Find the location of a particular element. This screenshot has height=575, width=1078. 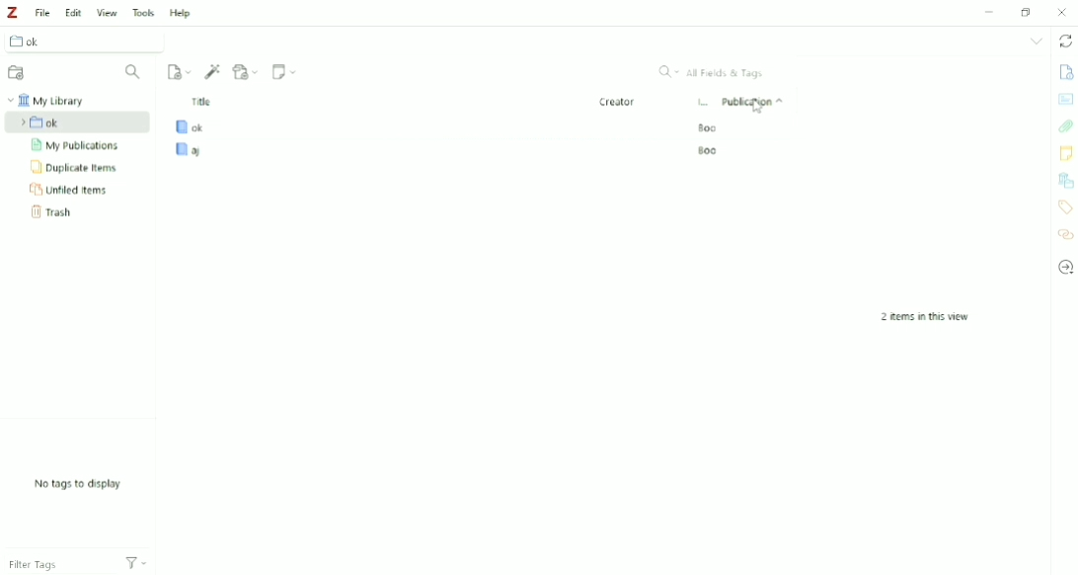

Filter Tags is located at coordinates (40, 561).